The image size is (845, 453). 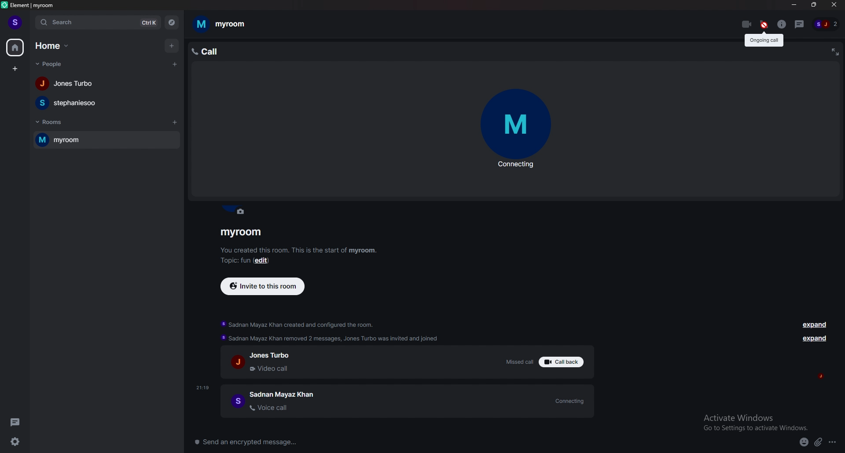 What do you see at coordinates (833, 442) in the screenshot?
I see `more options` at bounding box center [833, 442].